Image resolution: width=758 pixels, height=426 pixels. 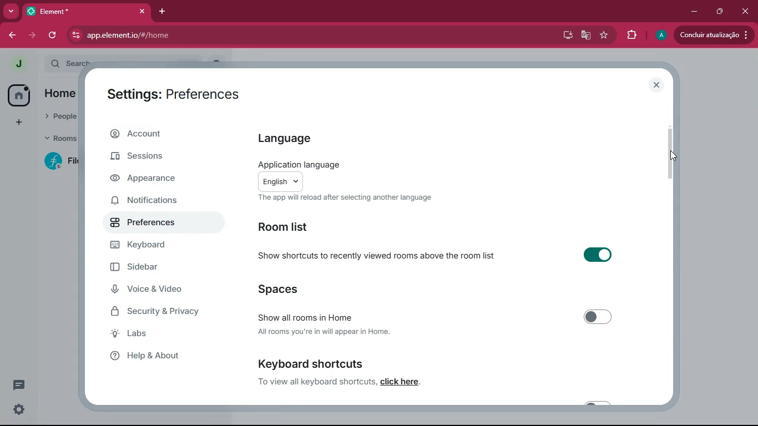 I want to click on security & Privacy, so click(x=172, y=312).